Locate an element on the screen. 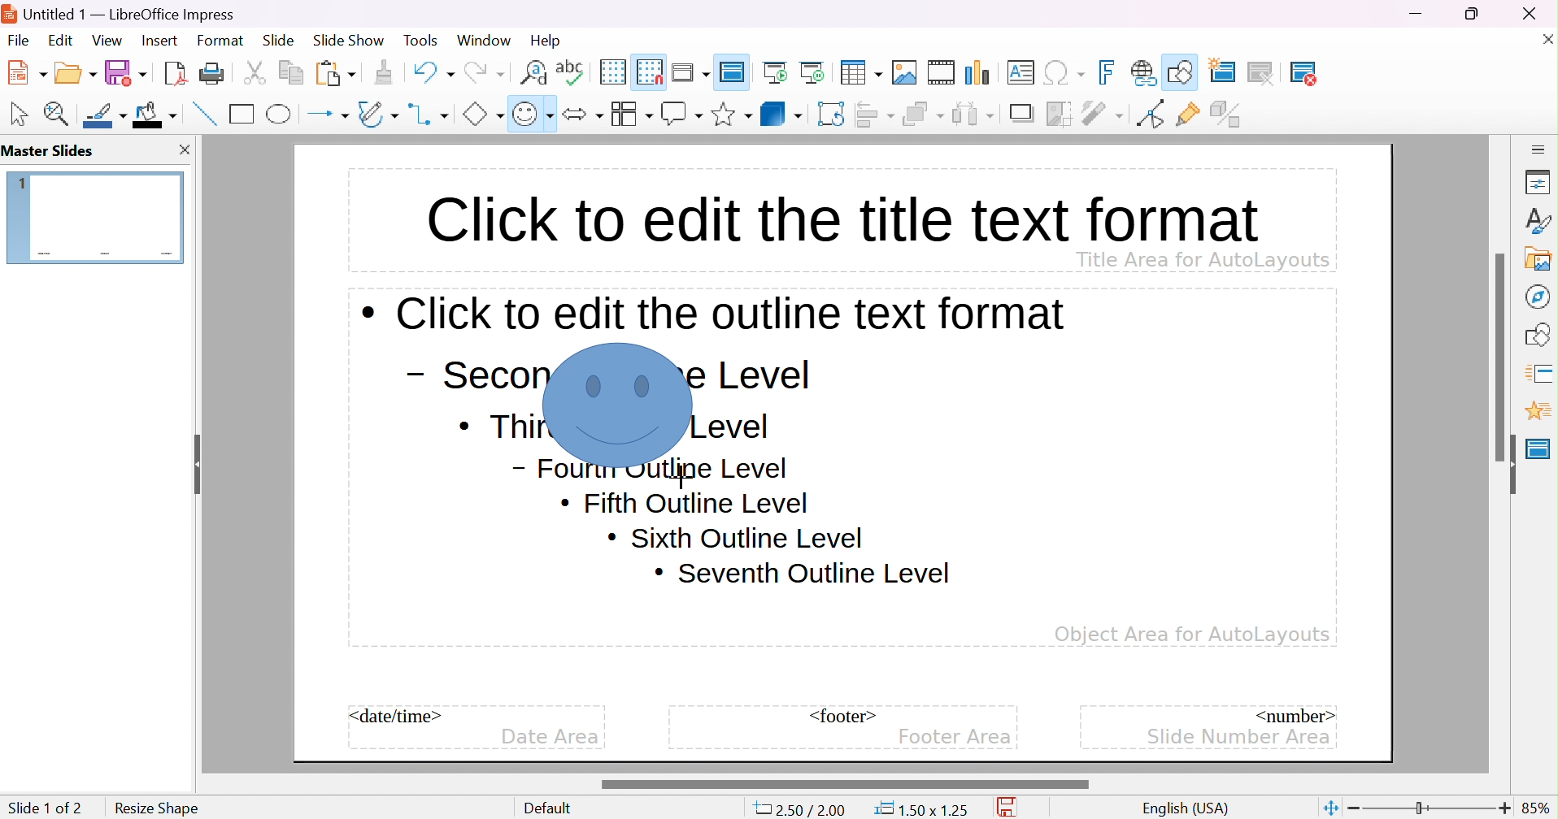 The width and height of the screenshot is (1558, 819). redo is located at coordinates (483, 70).